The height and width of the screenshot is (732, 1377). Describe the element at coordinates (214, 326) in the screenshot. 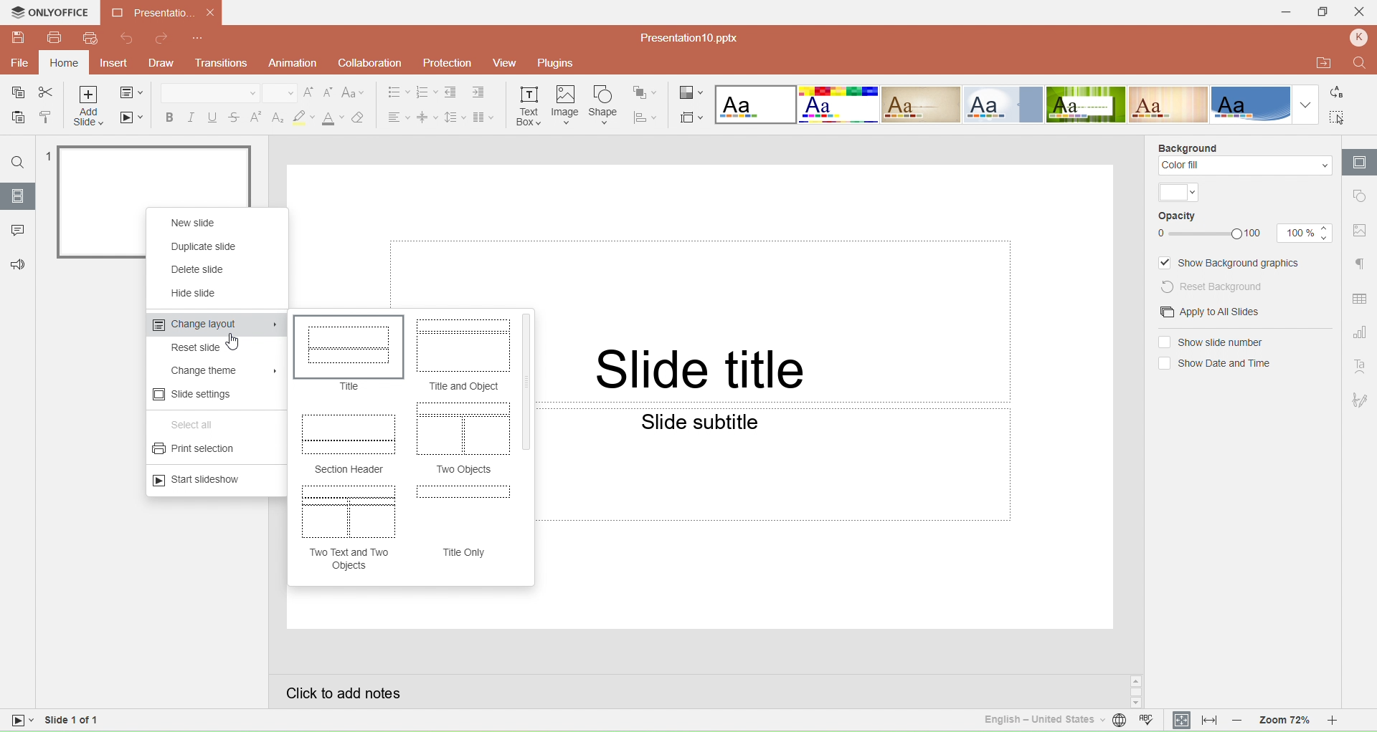

I see `Change layout` at that location.